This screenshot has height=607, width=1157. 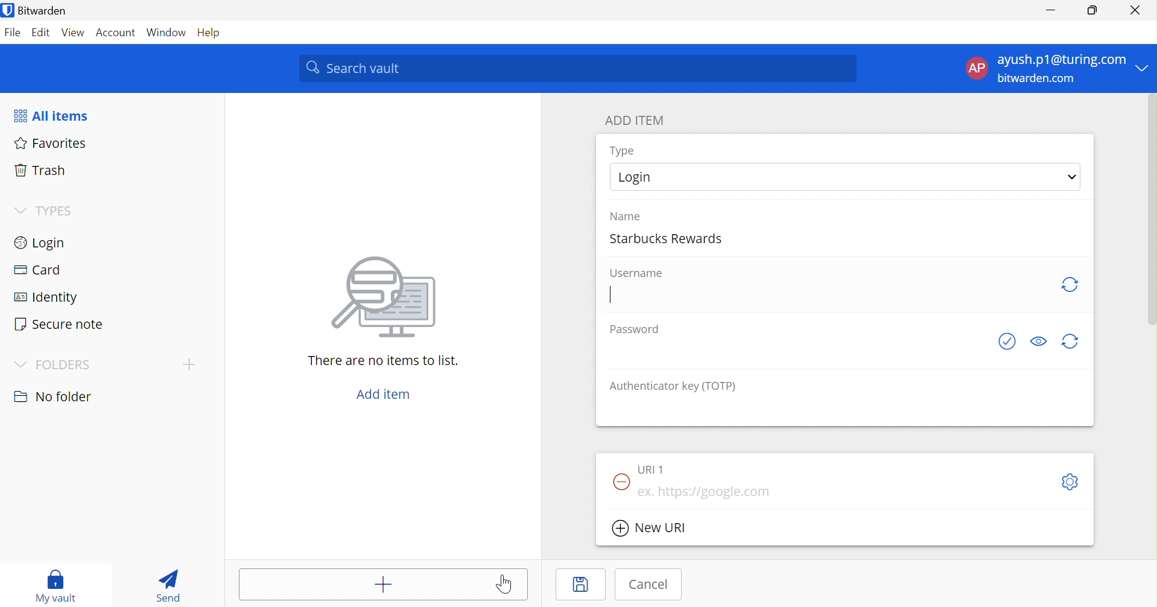 I want to click on Type, so click(x=624, y=151).